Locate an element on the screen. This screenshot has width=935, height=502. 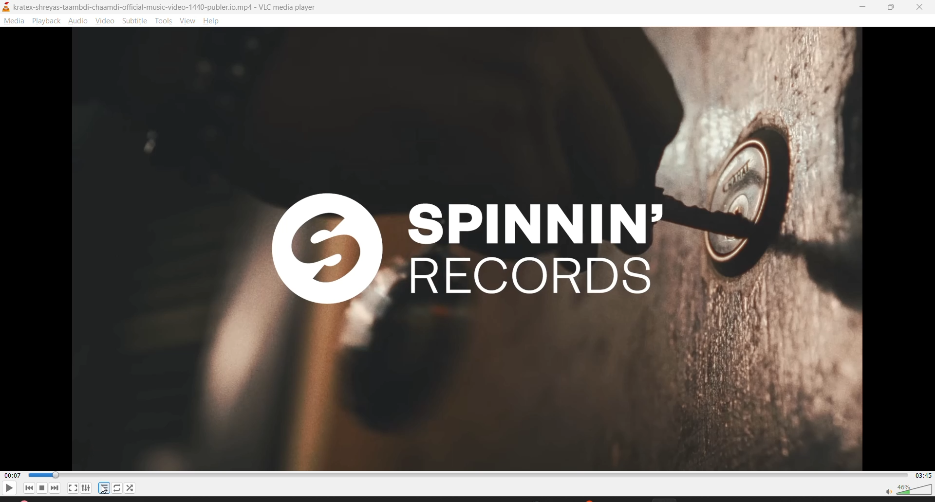
screen preview is located at coordinates (482, 248).